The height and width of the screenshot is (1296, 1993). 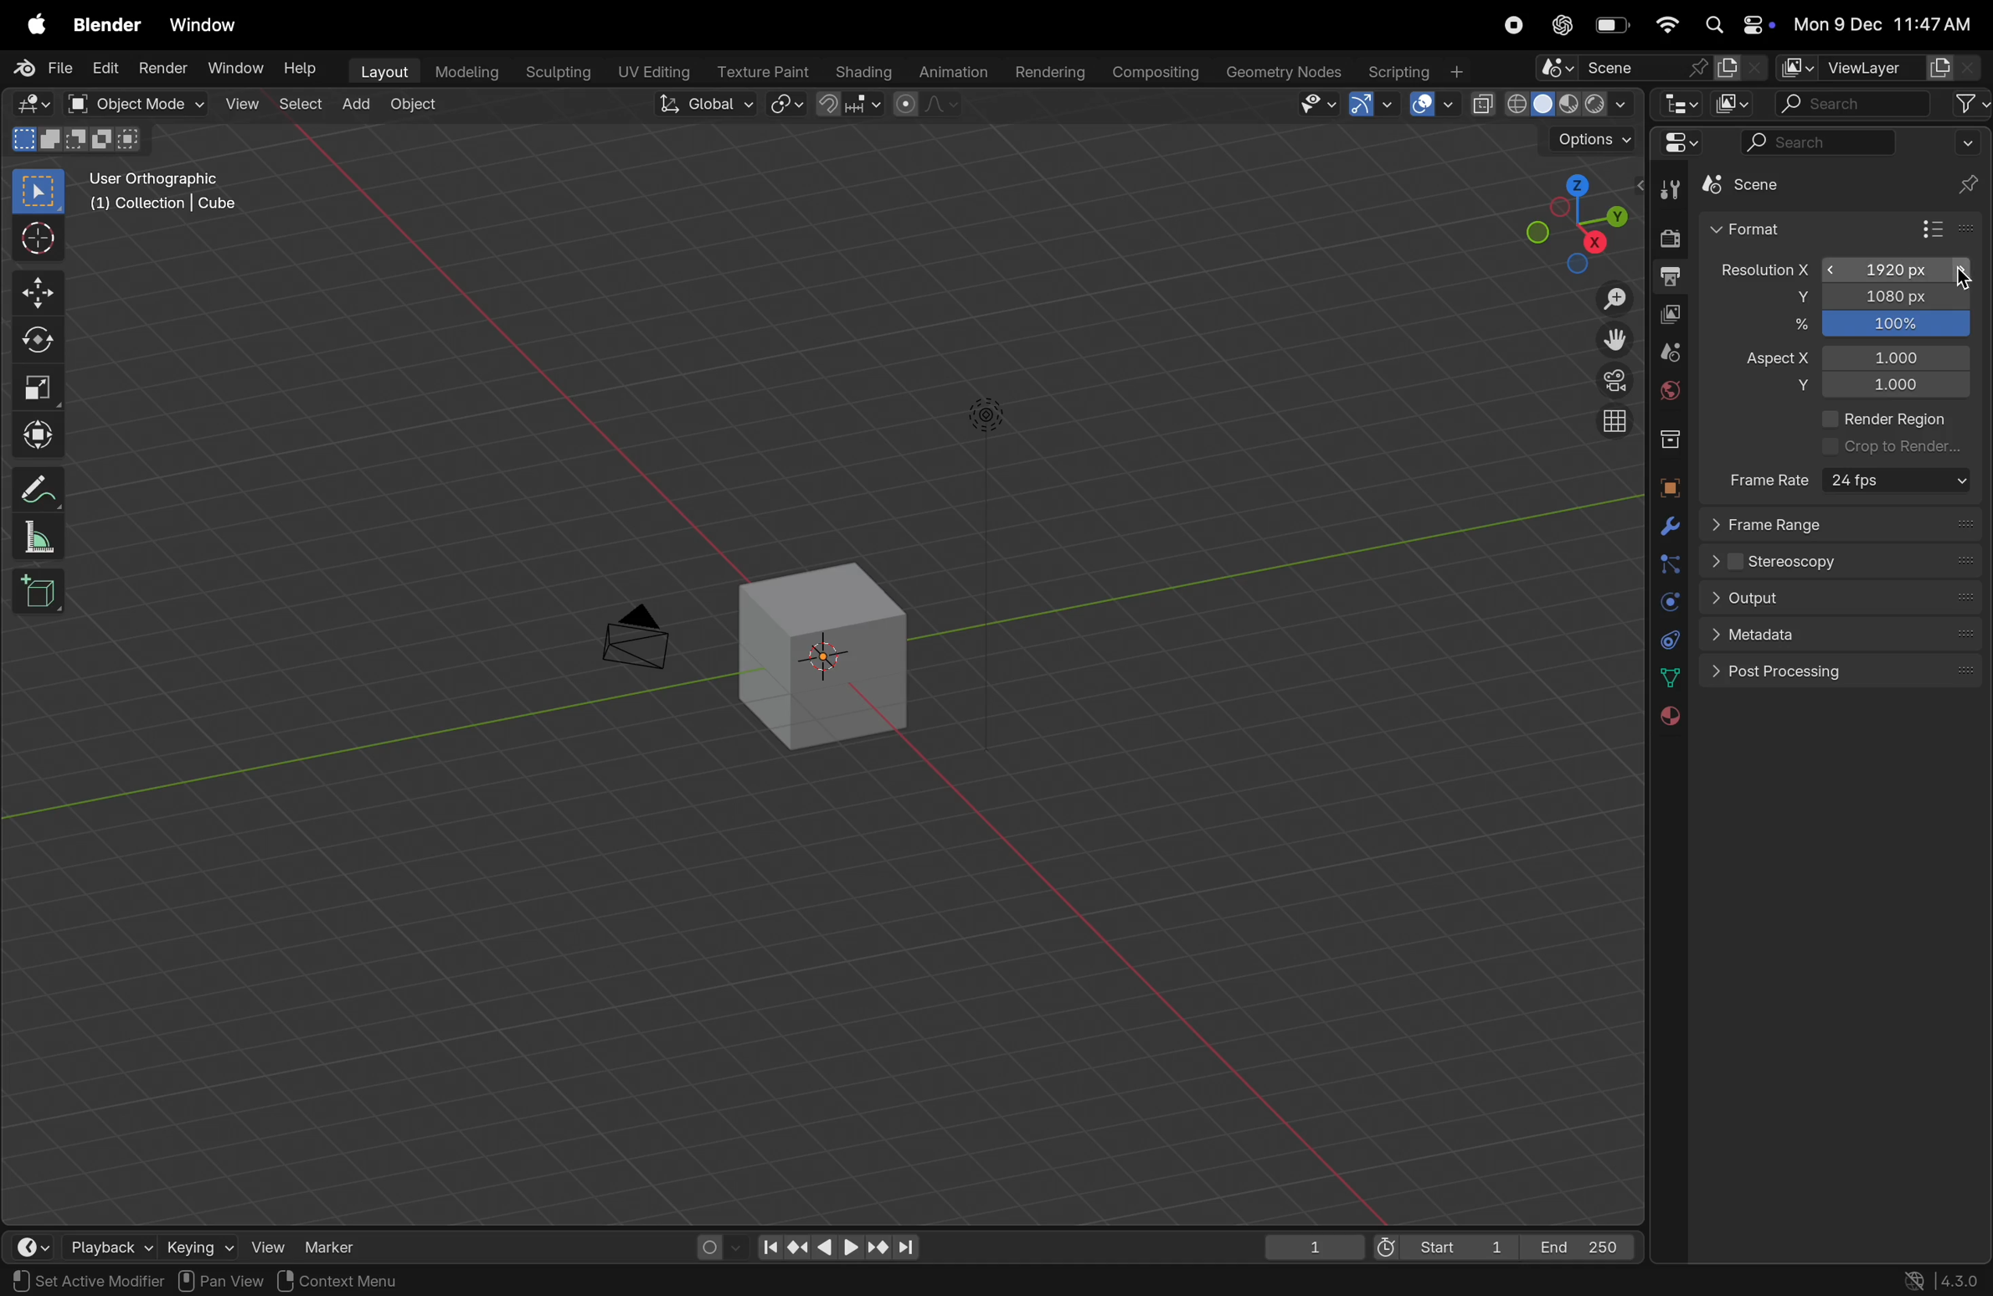 What do you see at coordinates (1305, 1245) in the screenshot?
I see `1` at bounding box center [1305, 1245].